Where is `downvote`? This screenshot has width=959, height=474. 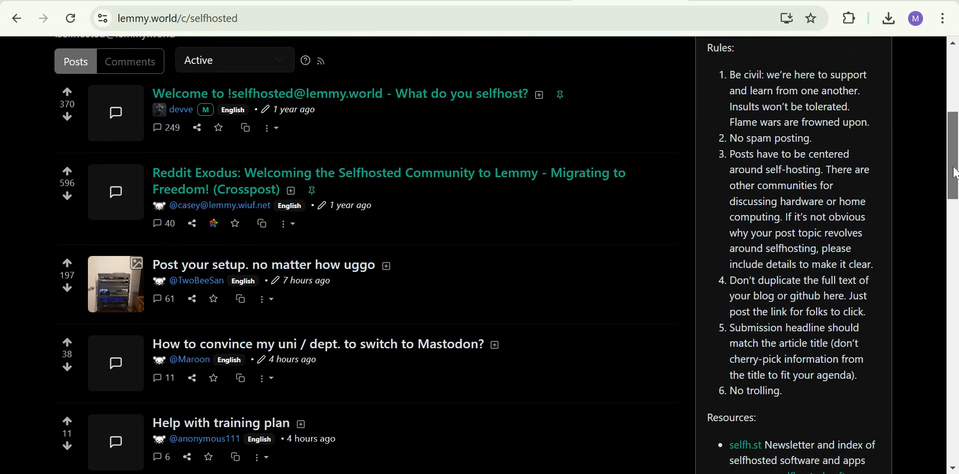 downvote is located at coordinates (67, 446).